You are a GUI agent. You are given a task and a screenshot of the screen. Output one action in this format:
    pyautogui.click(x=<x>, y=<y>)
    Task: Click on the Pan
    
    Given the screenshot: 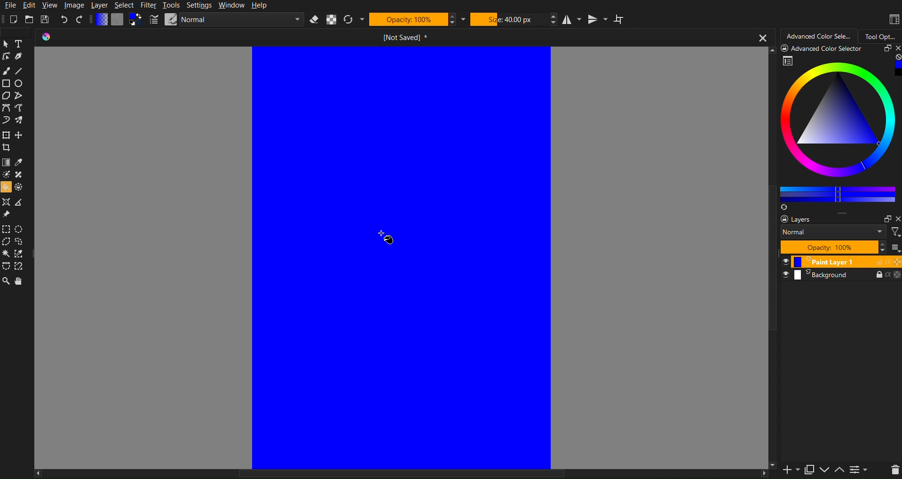 What is the action you would take?
    pyautogui.click(x=21, y=281)
    